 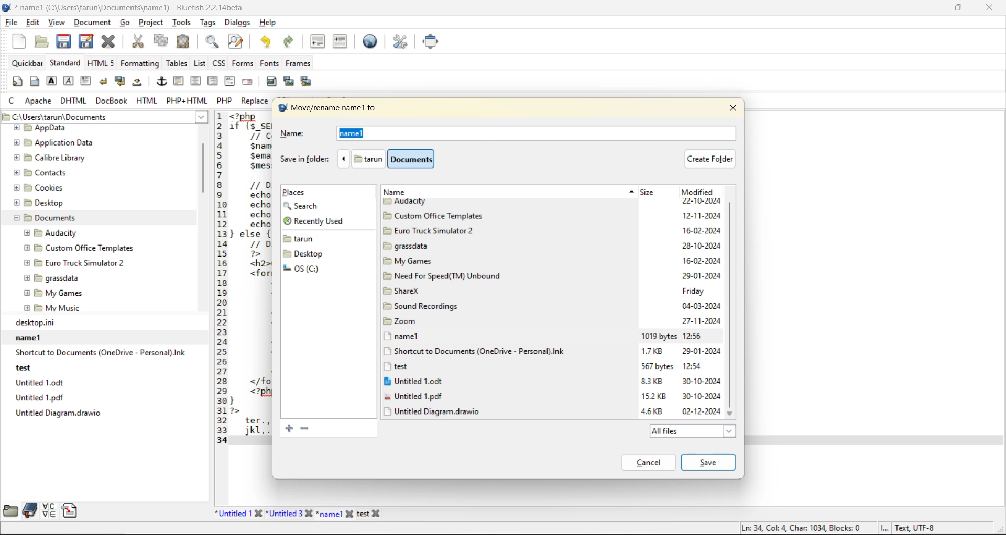 I want to click on modified, so click(x=697, y=191).